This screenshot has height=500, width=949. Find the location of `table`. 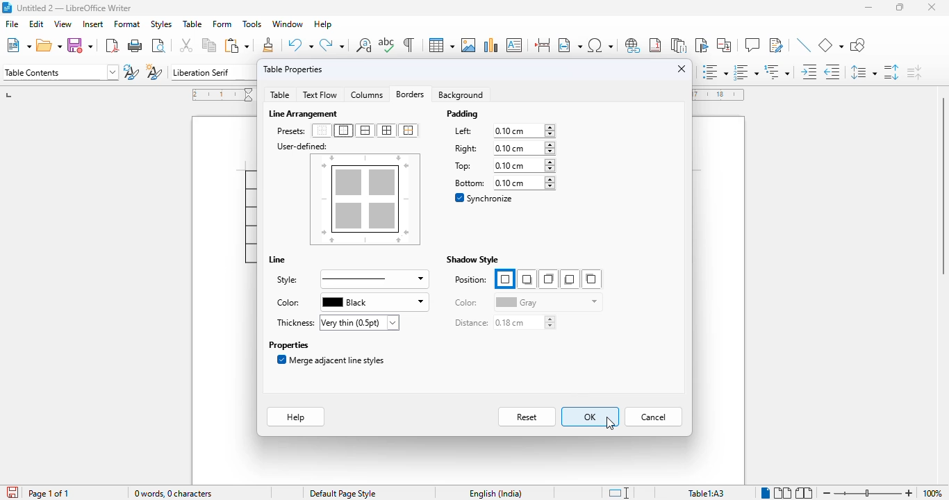

table is located at coordinates (441, 45).